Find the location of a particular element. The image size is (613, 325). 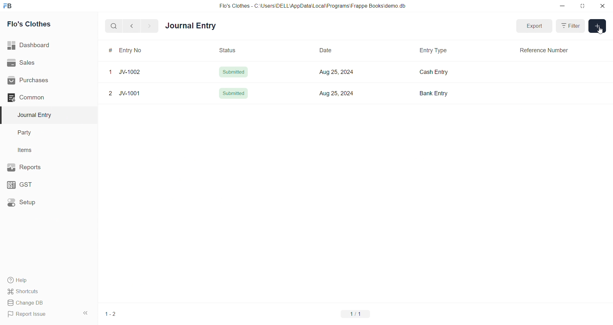

1-2 is located at coordinates (111, 314).